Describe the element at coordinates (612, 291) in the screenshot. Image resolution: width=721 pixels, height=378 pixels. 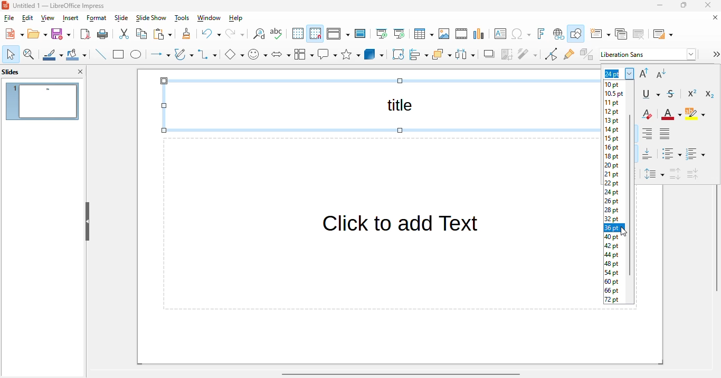
I see `66 pt` at that location.